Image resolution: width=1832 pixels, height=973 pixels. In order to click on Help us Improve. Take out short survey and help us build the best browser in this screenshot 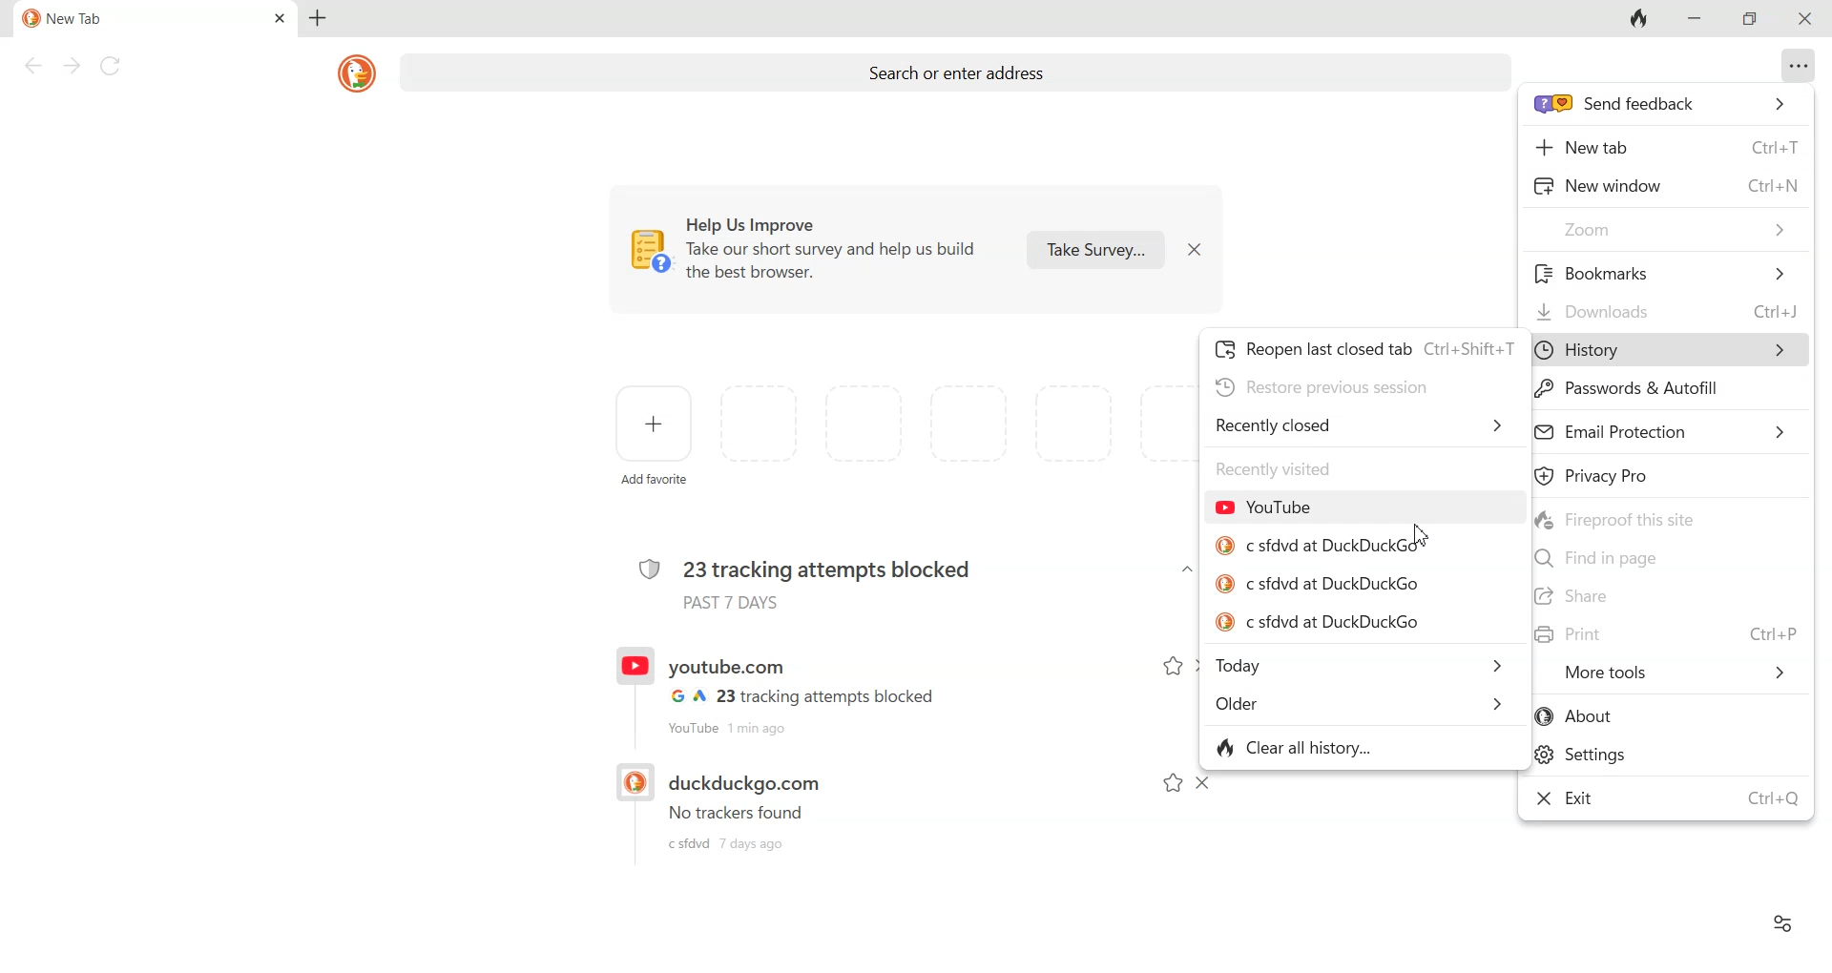, I will do `click(810, 250)`.